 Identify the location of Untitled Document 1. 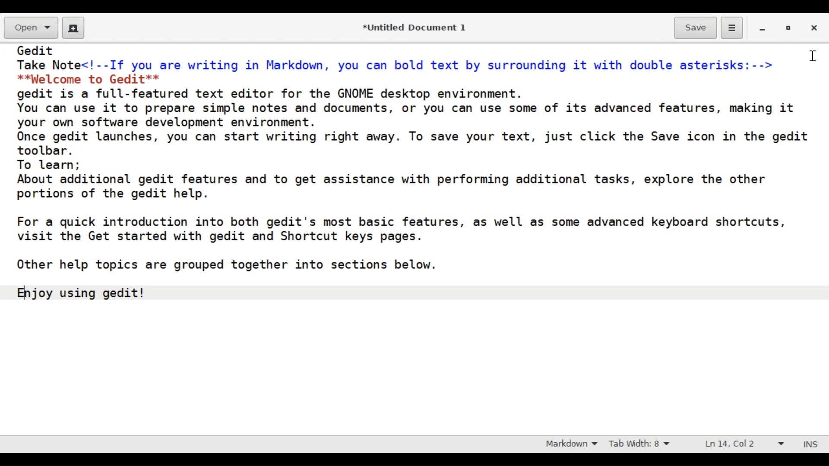
(419, 28).